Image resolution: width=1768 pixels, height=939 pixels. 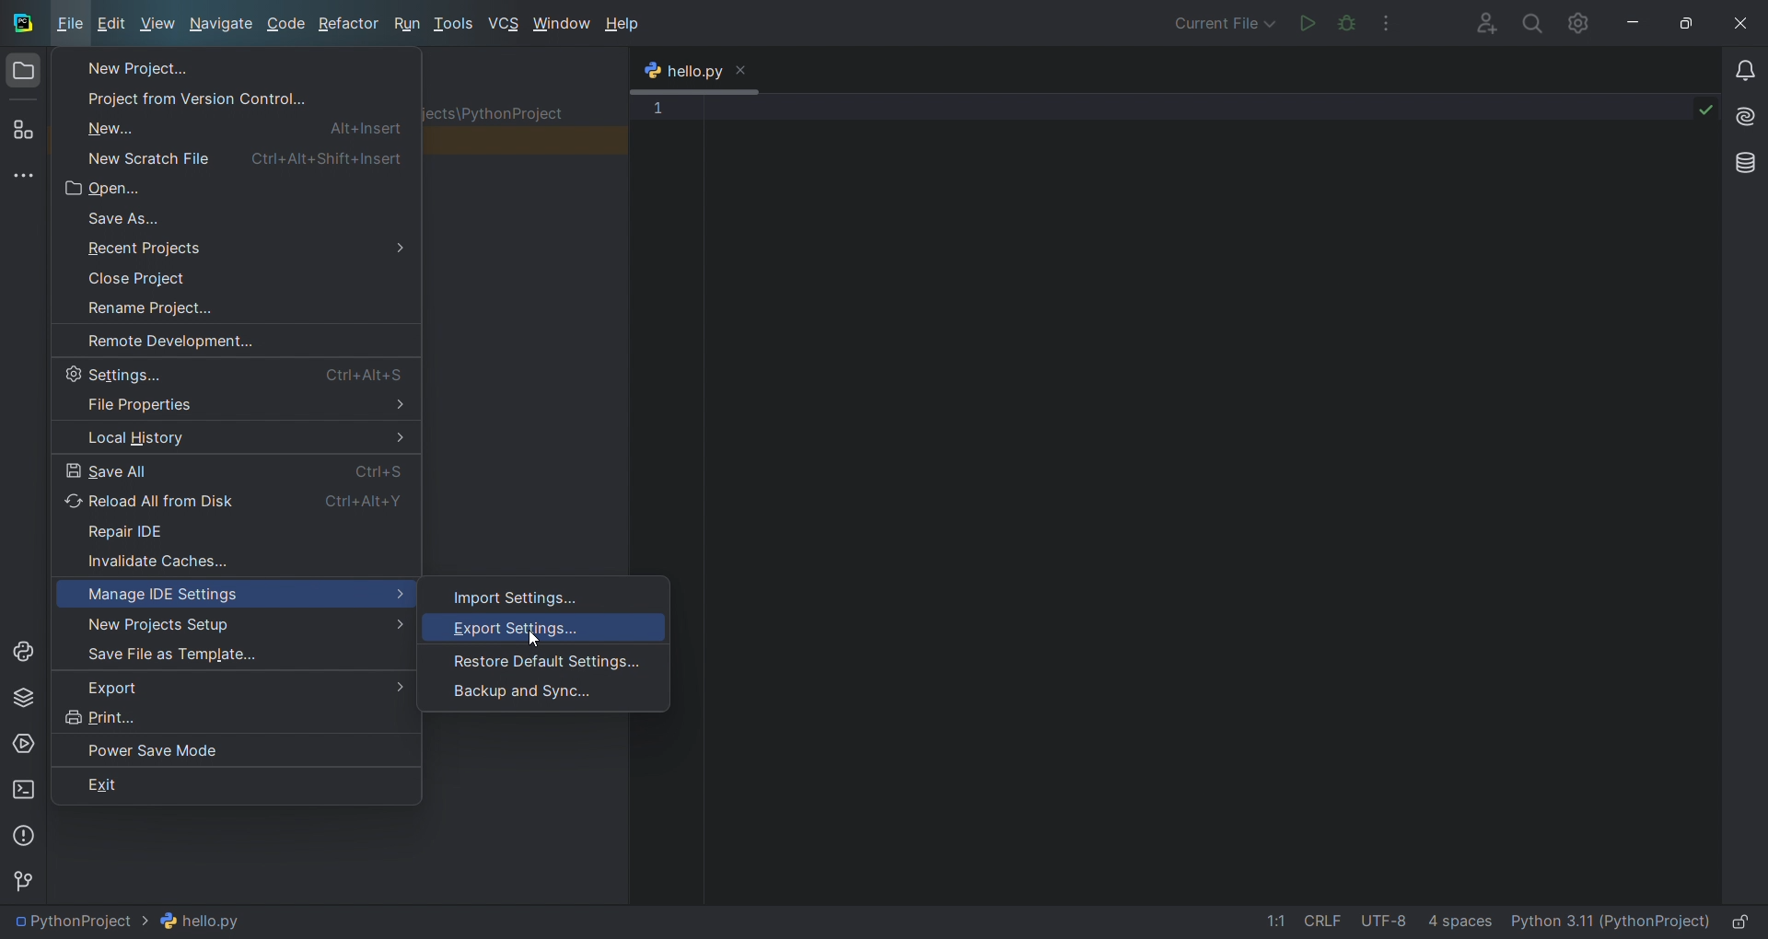 What do you see at coordinates (1367, 919) in the screenshot?
I see `file data` at bounding box center [1367, 919].